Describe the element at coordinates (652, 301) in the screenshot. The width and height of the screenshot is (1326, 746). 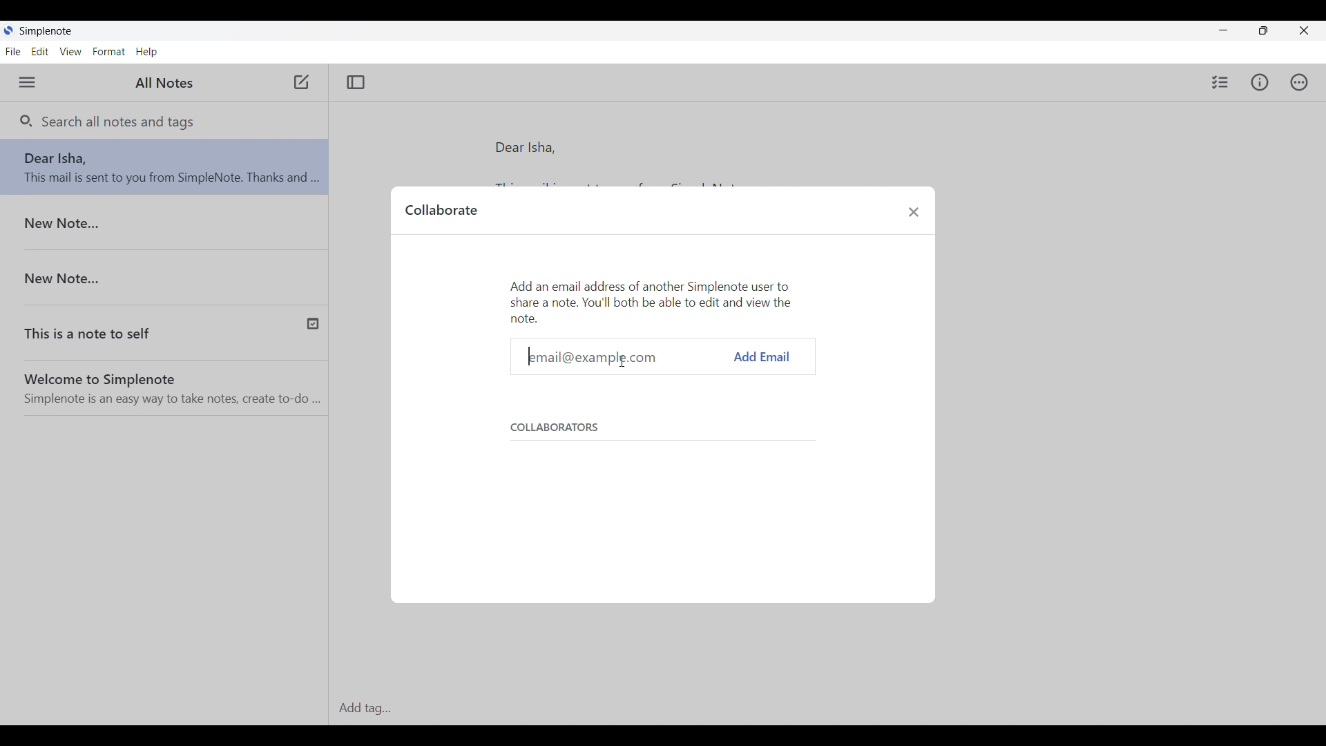
I see `Description of current window` at that location.